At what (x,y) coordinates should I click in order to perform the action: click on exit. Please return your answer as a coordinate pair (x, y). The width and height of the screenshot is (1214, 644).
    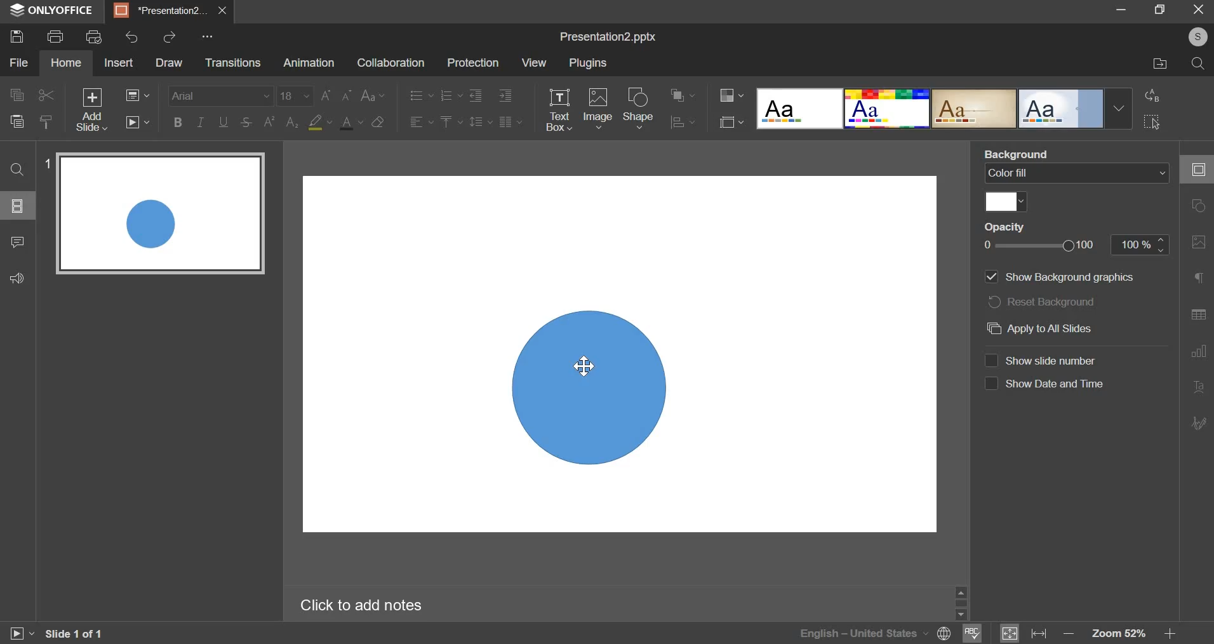
    Looking at the image, I should click on (1201, 10).